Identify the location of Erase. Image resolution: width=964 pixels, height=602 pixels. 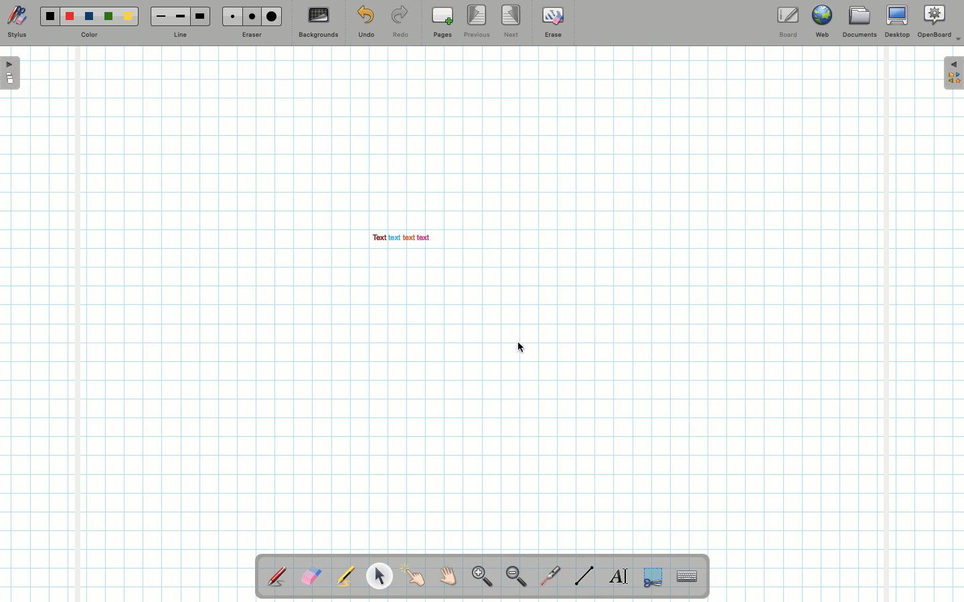
(552, 21).